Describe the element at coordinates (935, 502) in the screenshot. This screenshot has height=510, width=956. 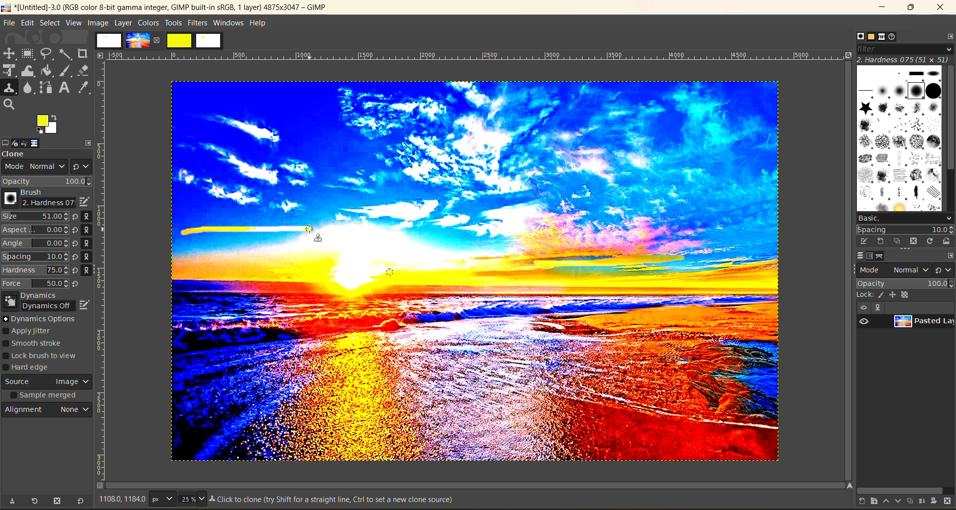
I see `add a mask` at that location.